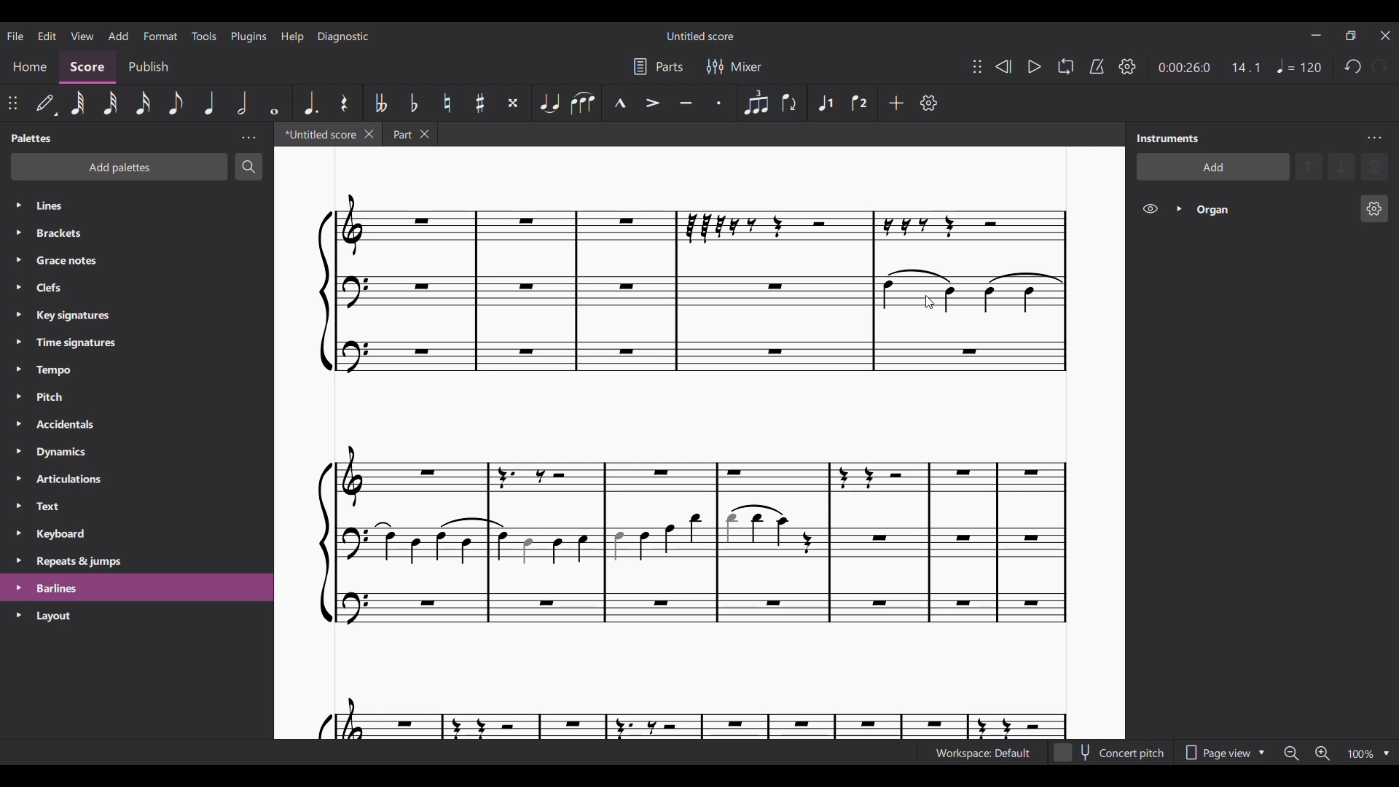 The image size is (1399, 787). What do you see at coordinates (1360, 754) in the screenshot?
I see `Zoom factor` at bounding box center [1360, 754].